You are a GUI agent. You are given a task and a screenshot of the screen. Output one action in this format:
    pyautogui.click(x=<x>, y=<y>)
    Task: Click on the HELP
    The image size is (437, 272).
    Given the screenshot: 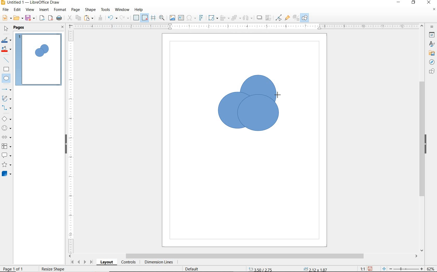 What is the action you would take?
    pyautogui.click(x=139, y=10)
    